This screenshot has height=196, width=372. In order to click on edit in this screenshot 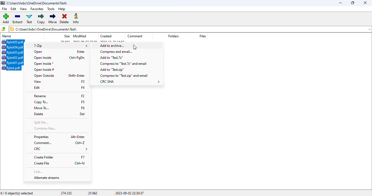, I will do `click(14, 9)`.